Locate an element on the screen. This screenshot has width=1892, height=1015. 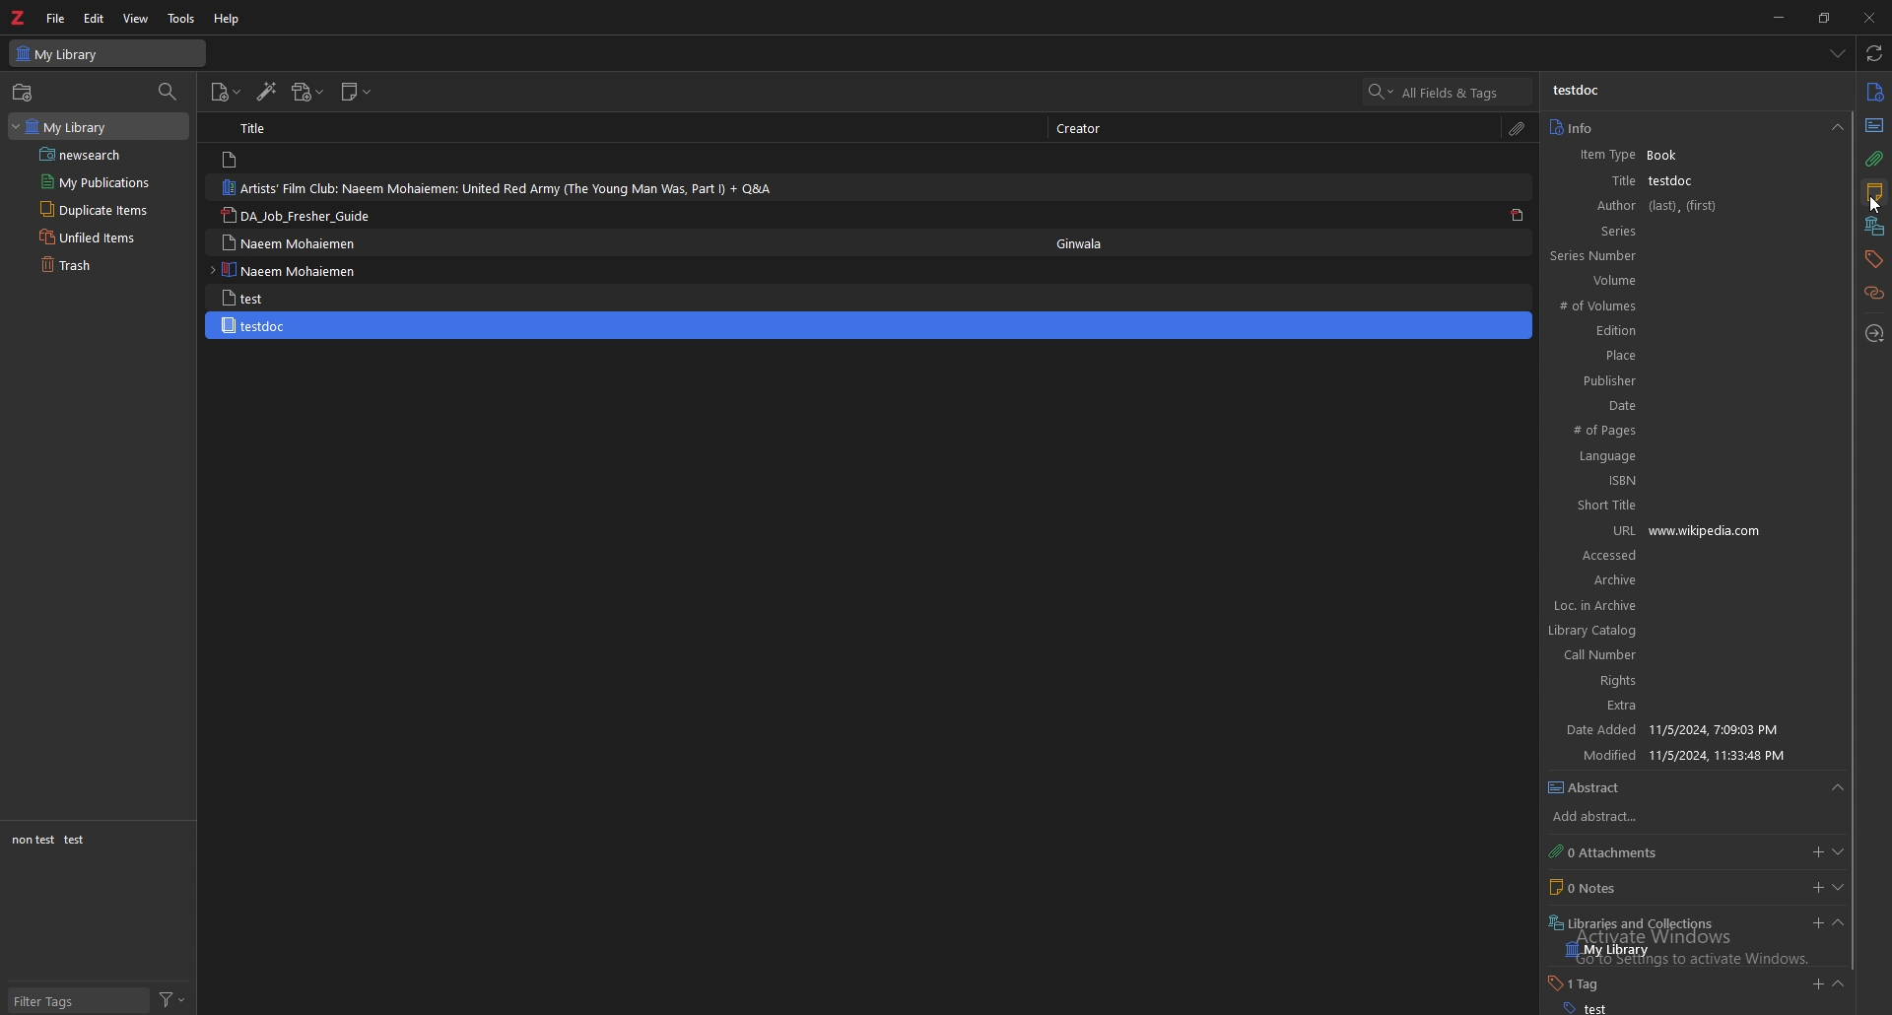
creator is located at coordinates (1094, 127).